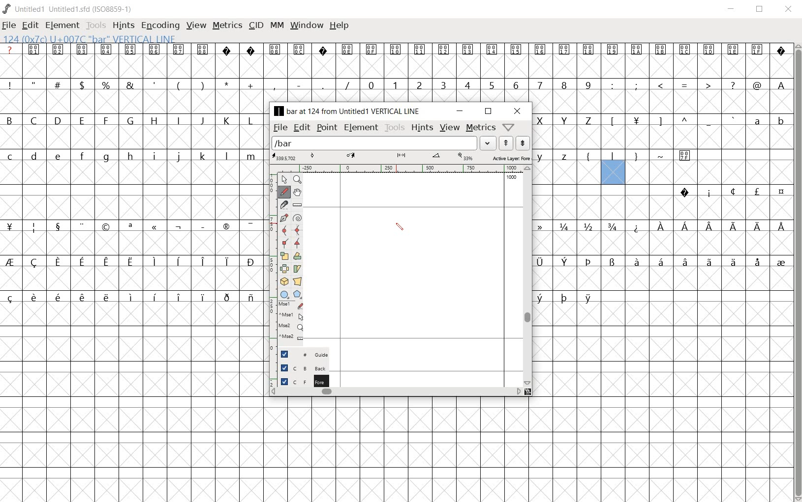  Describe the element at coordinates (132, 226) in the screenshot. I see `special symbols and nymbers` at that location.